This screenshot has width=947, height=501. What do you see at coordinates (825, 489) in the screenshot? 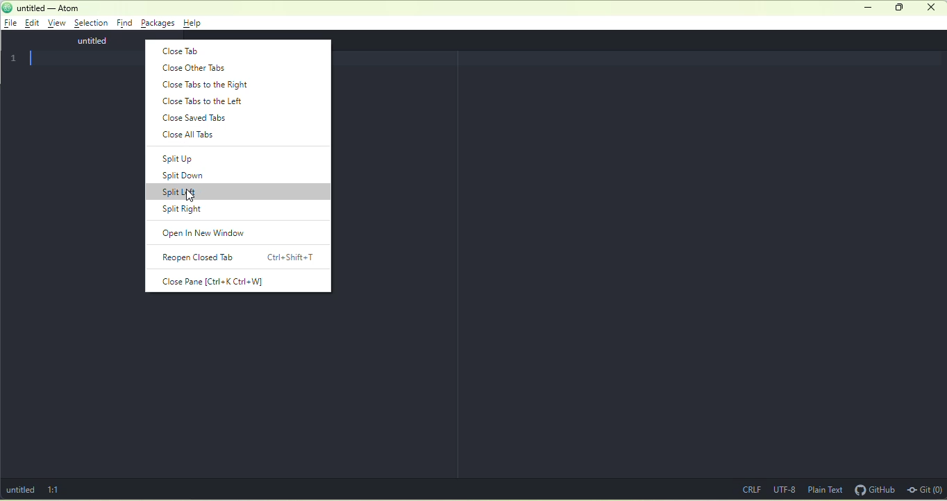
I see `plain text` at bounding box center [825, 489].